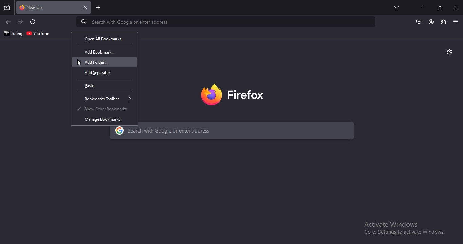 This screenshot has width=463, height=244. Describe the element at coordinates (8, 22) in the screenshot. I see `click to go to previous page` at that location.